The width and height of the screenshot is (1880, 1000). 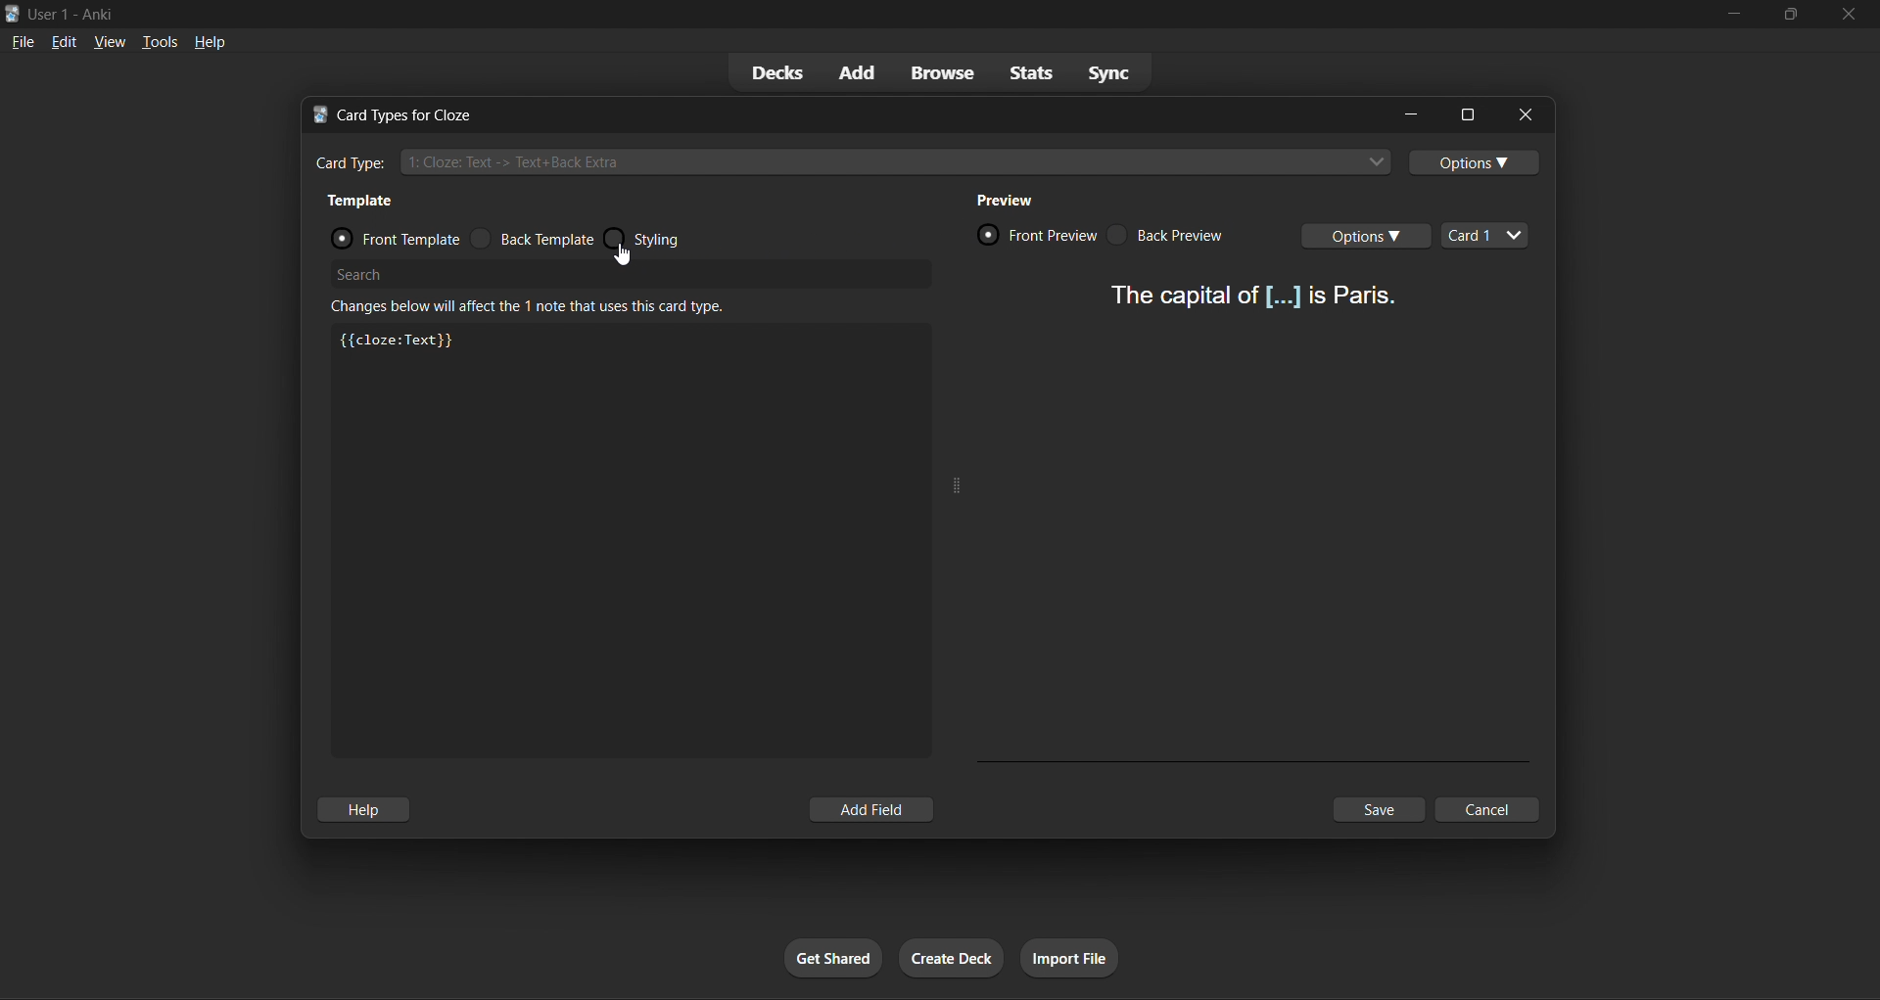 What do you see at coordinates (634, 281) in the screenshot?
I see `search bar` at bounding box center [634, 281].